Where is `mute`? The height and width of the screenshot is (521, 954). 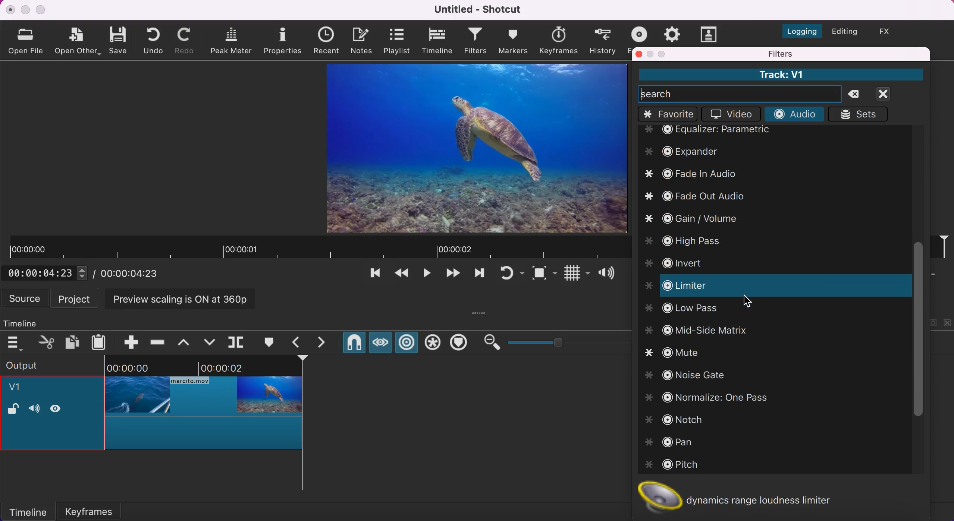
mute is located at coordinates (680, 353).